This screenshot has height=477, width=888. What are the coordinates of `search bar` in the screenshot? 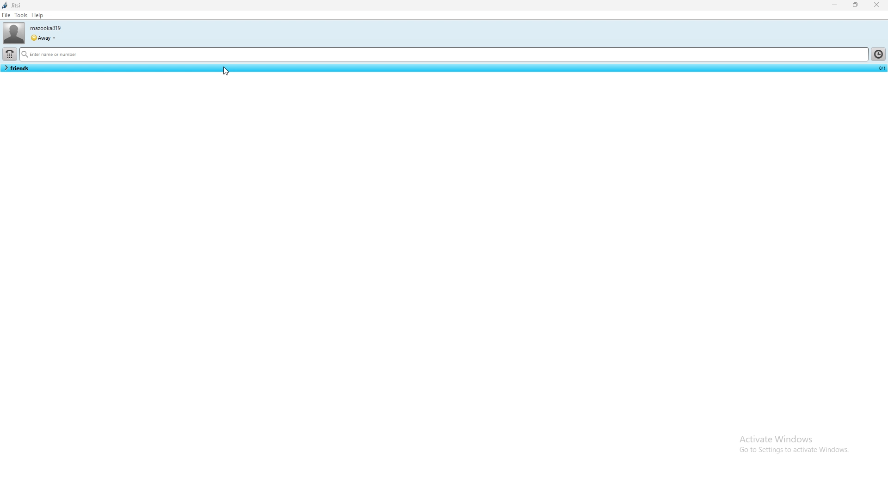 It's located at (443, 55).